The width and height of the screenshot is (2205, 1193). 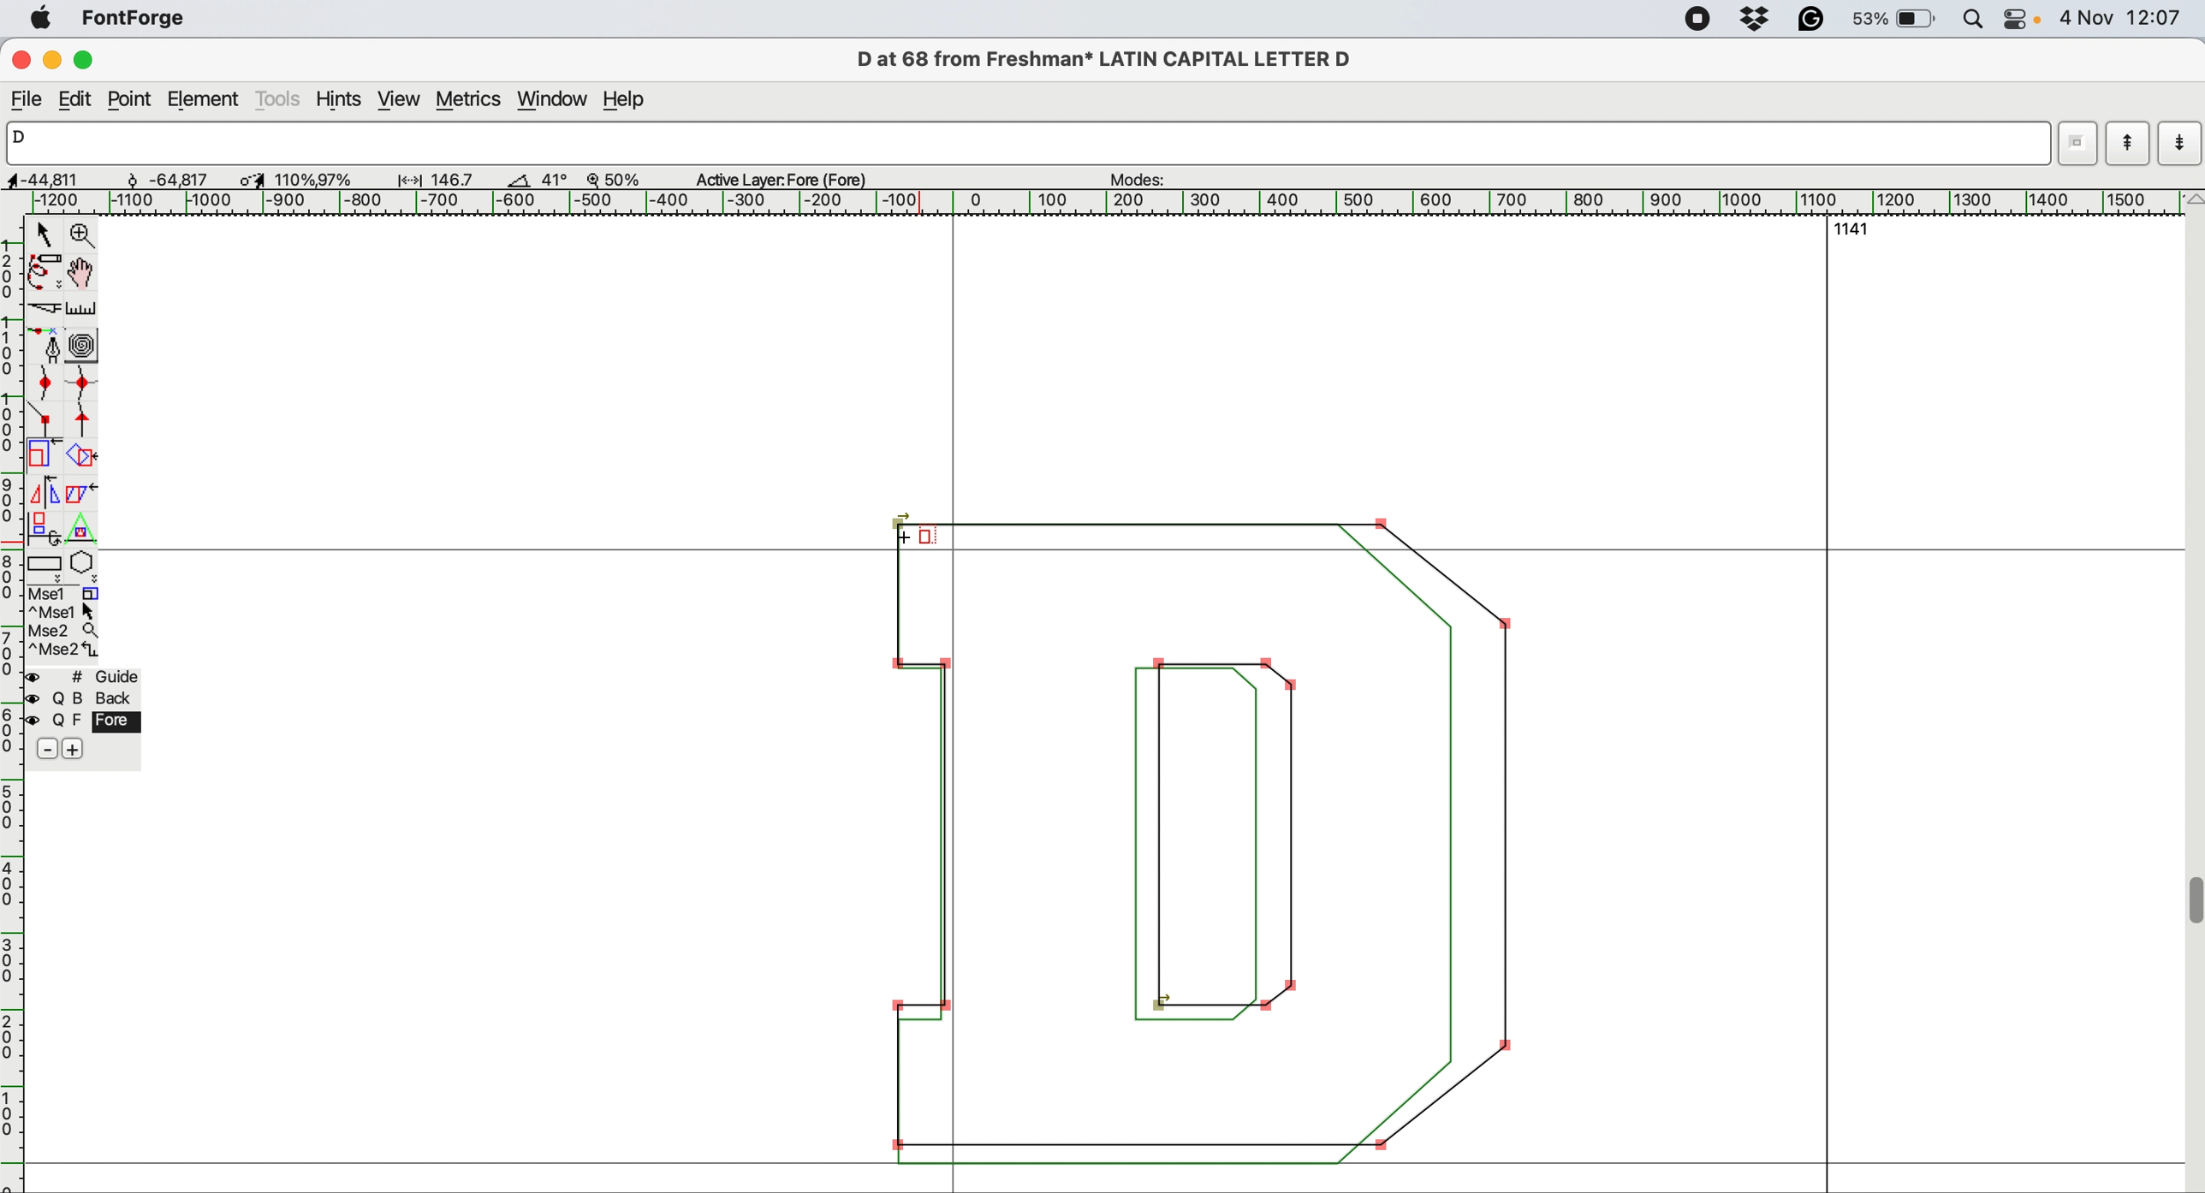 I want to click on edit, so click(x=80, y=99).